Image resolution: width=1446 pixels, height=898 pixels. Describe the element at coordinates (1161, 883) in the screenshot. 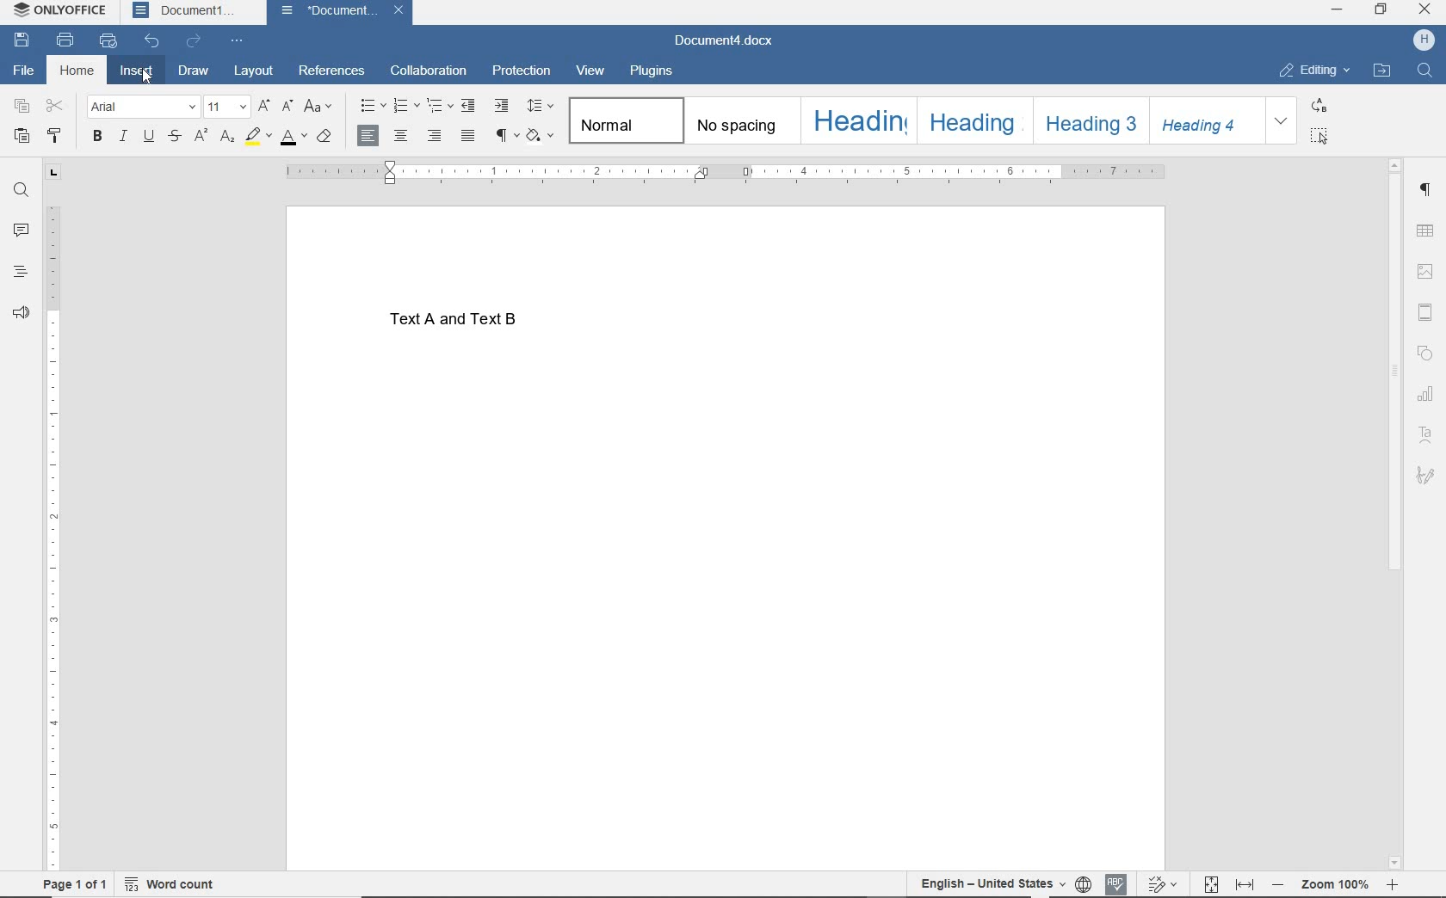

I see `TRACK CHANGES` at that location.